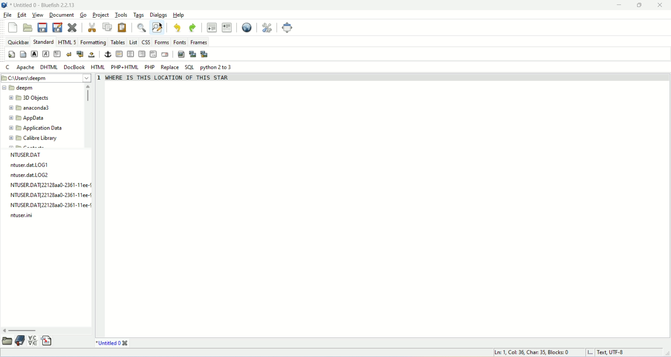 The width and height of the screenshot is (671, 357). What do you see at coordinates (33, 341) in the screenshot?
I see `char map` at bounding box center [33, 341].